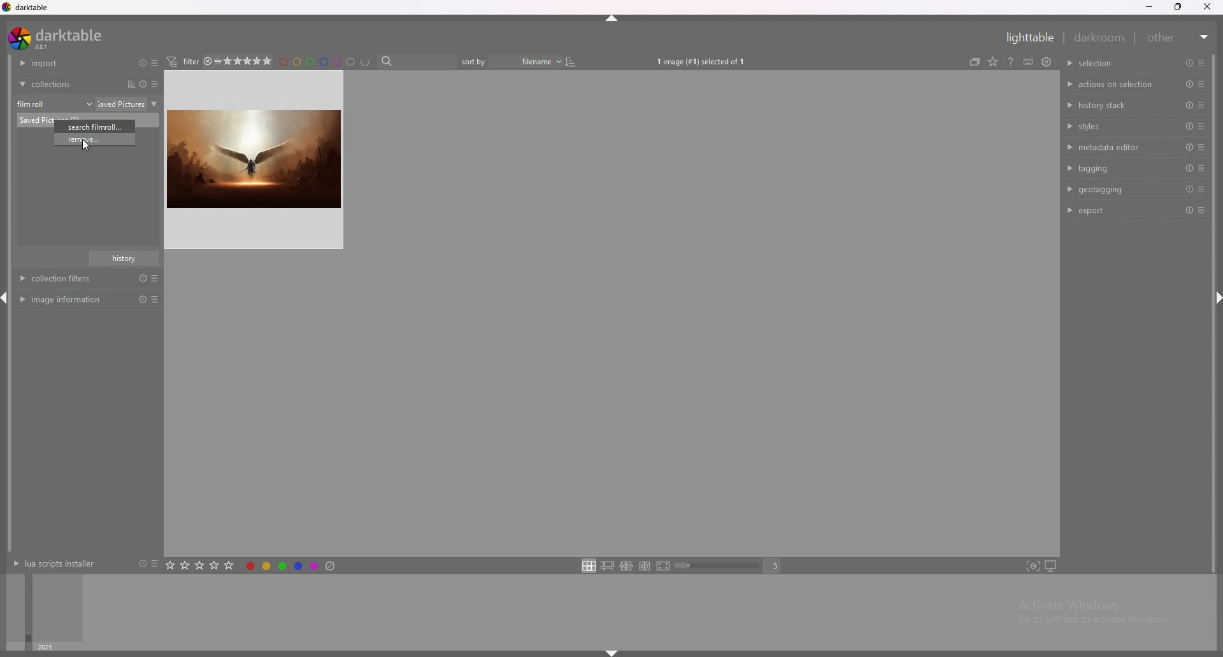  What do you see at coordinates (1062, 60) in the screenshot?
I see `show global preferences` at bounding box center [1062, 60].